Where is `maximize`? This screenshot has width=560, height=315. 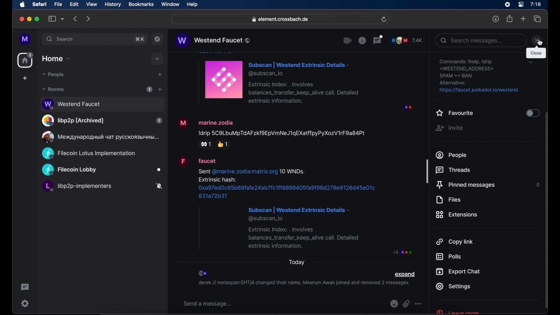
maximize is located at coordinates (38, 19).